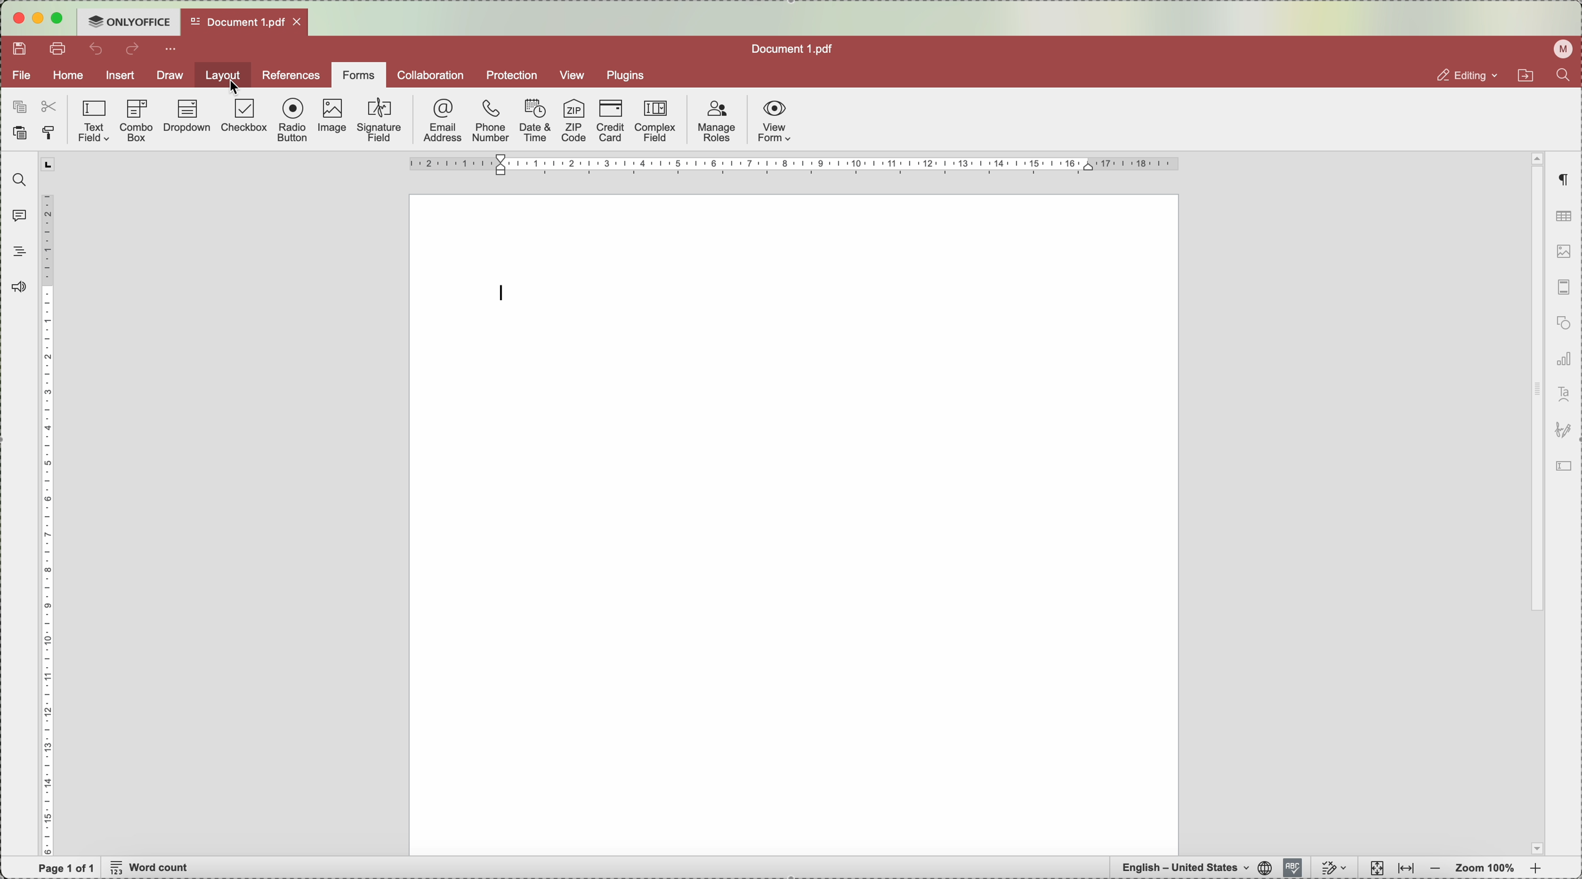 The height and width of the screenshot is (879, 1582). I want to click on zoom in, so click(1535, 870).